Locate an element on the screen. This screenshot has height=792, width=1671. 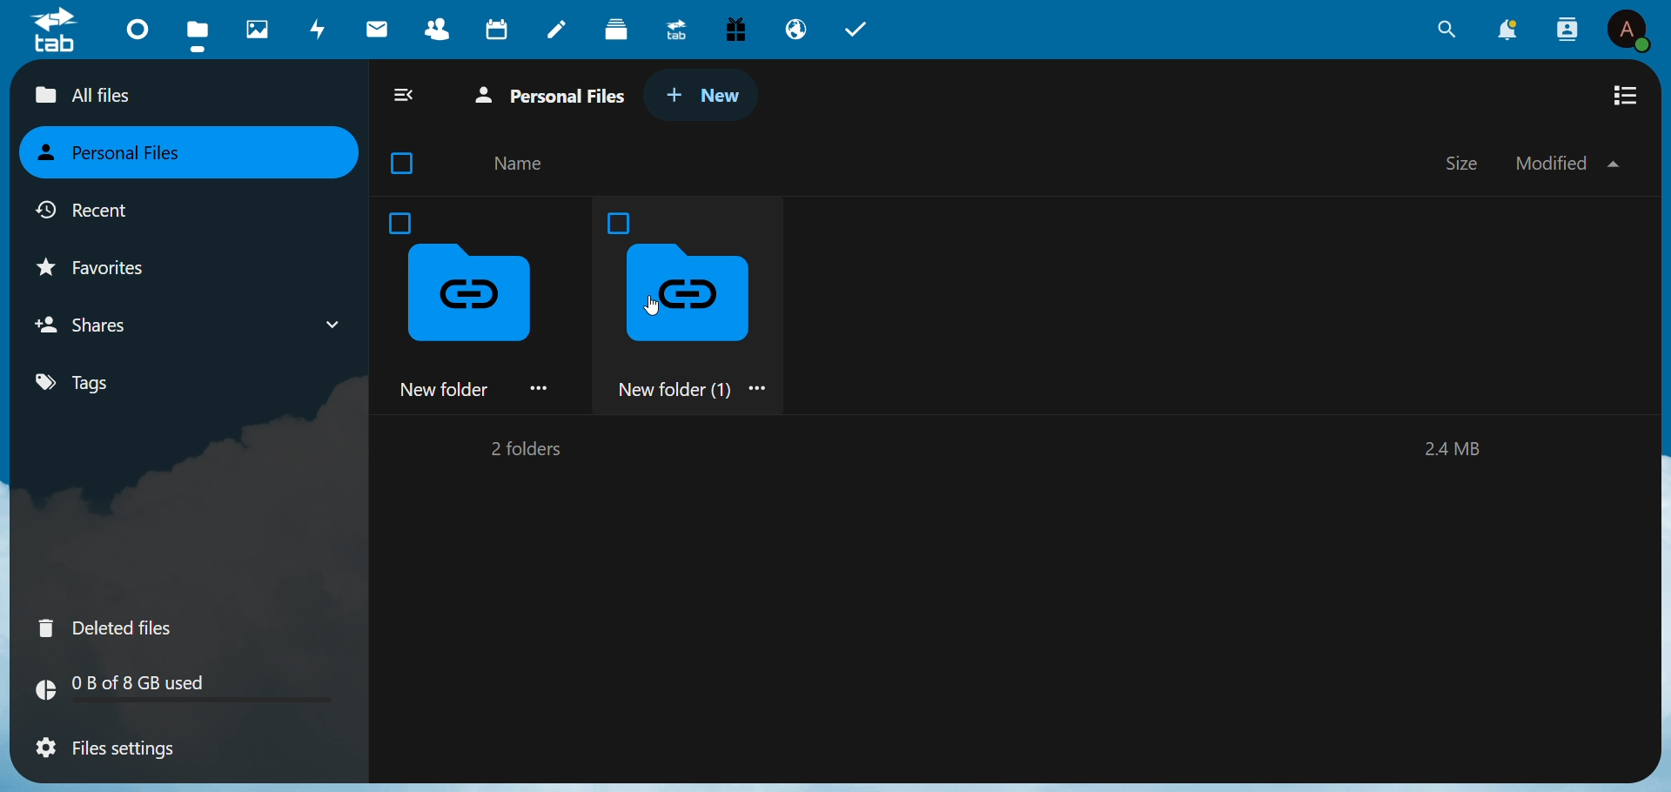
notification is located at coordinates (1507, 31).